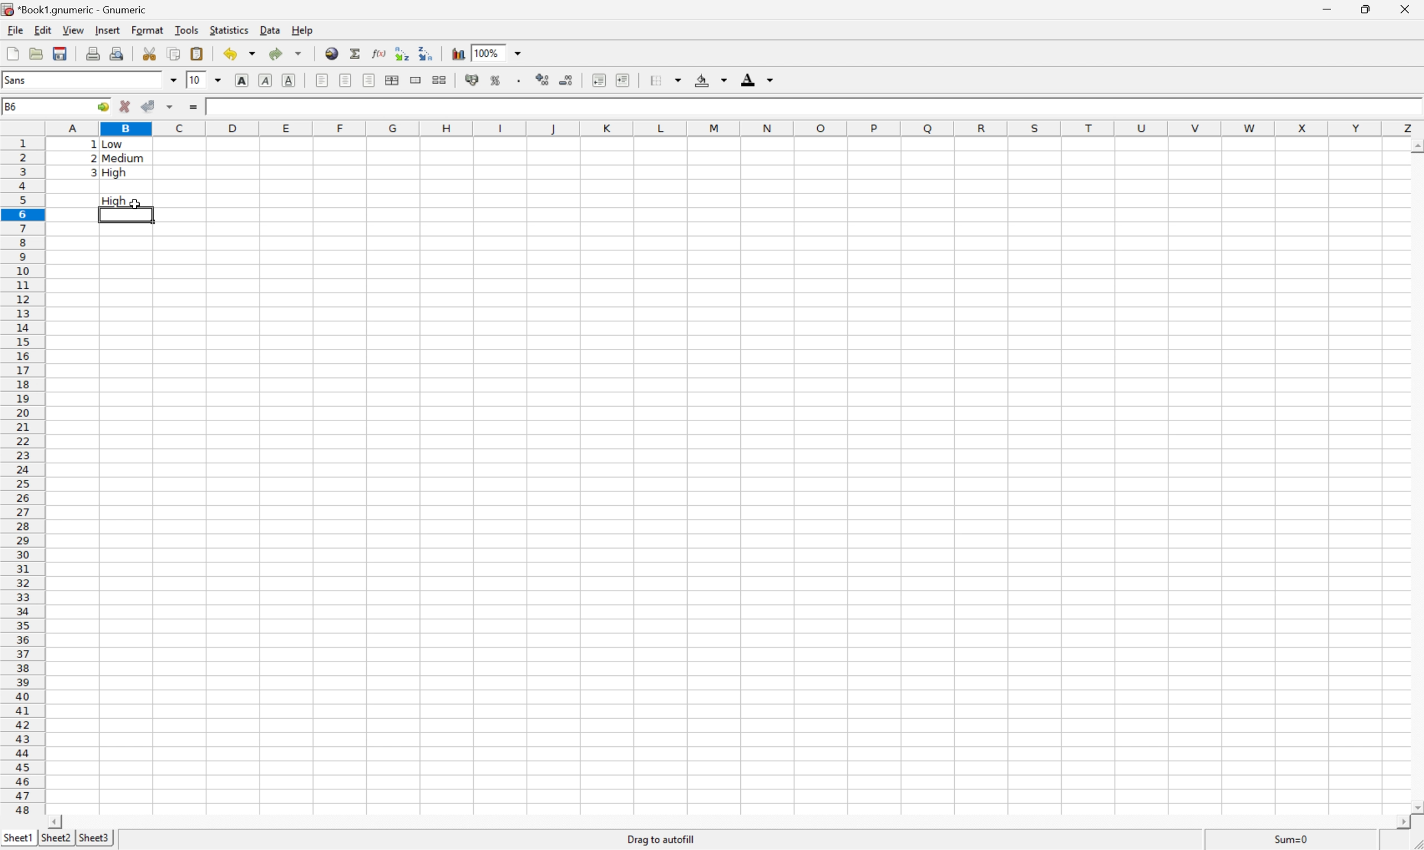 The height and width of the screenshot is (850, 1424). I want to click on =CHOOSE(A3, "Low", "Medium", "High"), so click(296, 107).